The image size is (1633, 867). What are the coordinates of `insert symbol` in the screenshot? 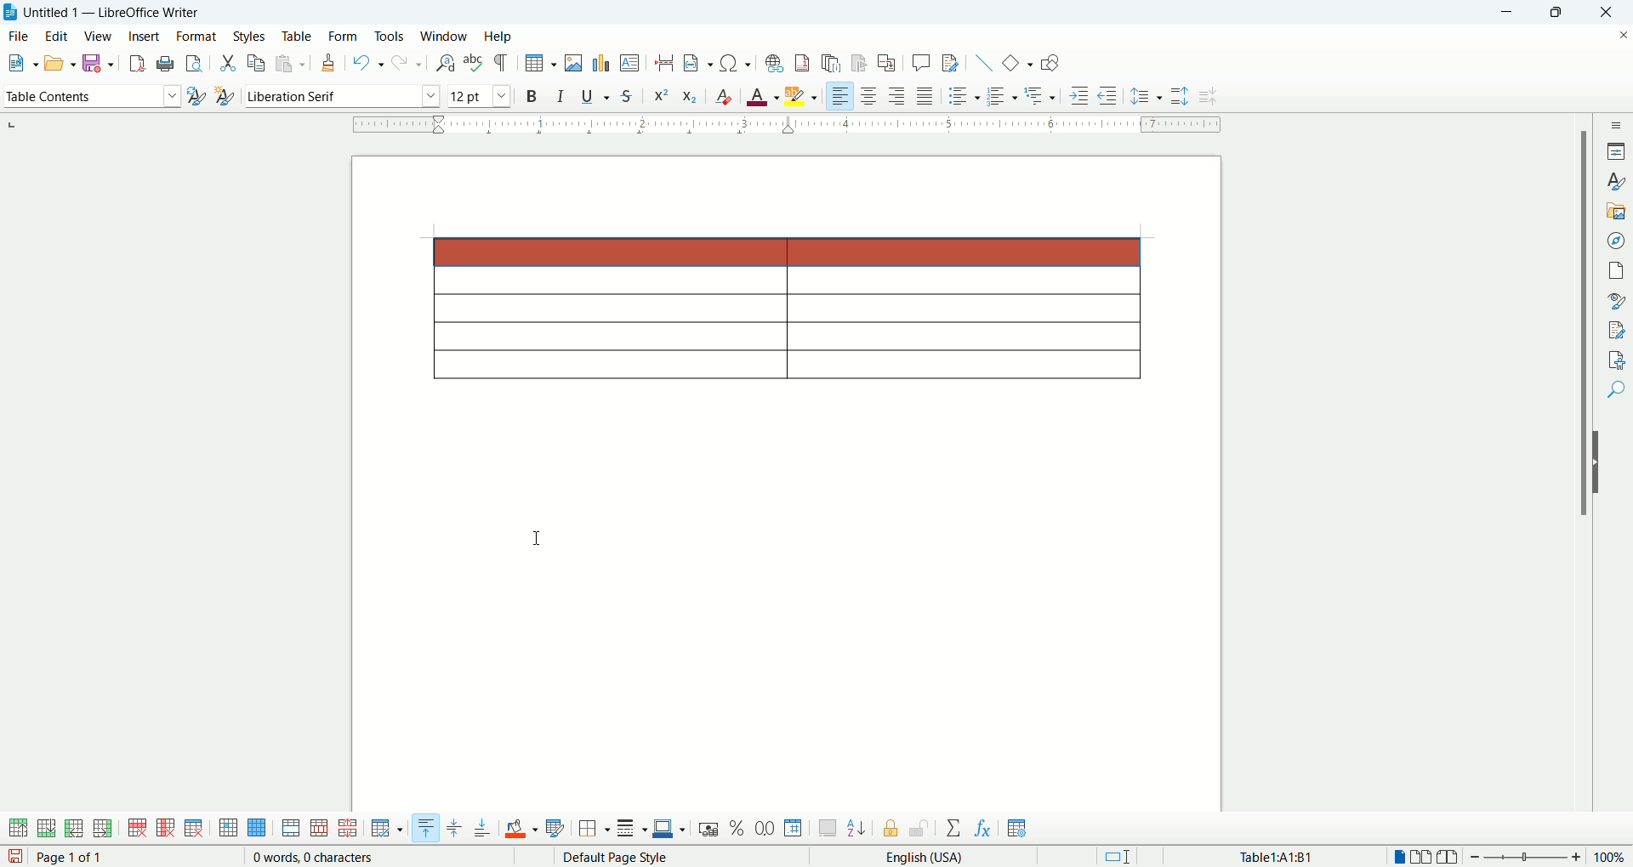 It's located at (737, 62).